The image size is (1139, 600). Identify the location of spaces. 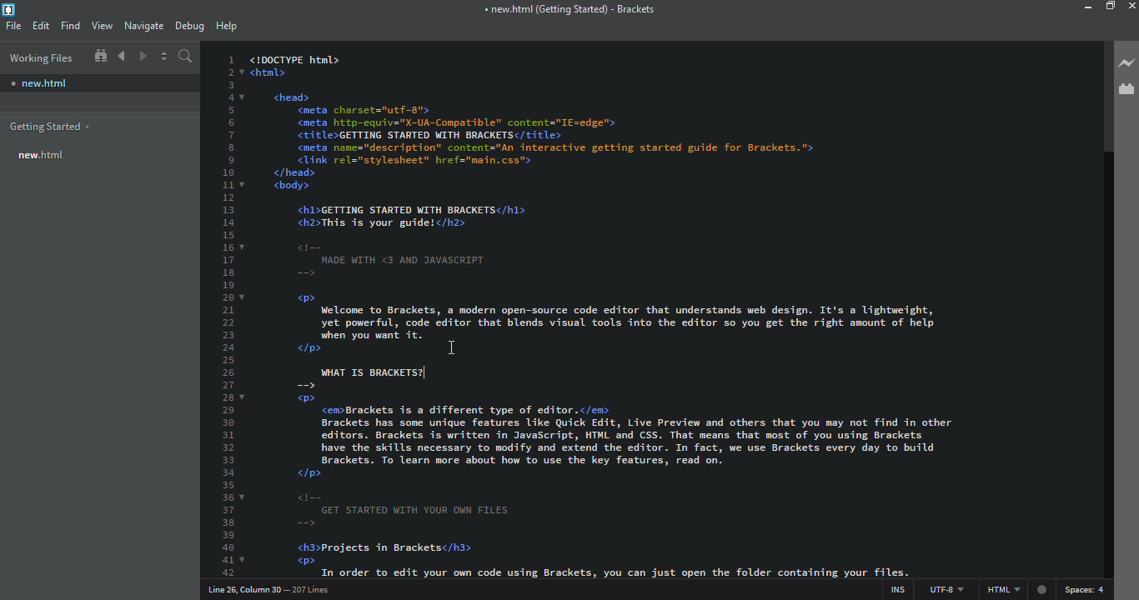
(1088, 590).